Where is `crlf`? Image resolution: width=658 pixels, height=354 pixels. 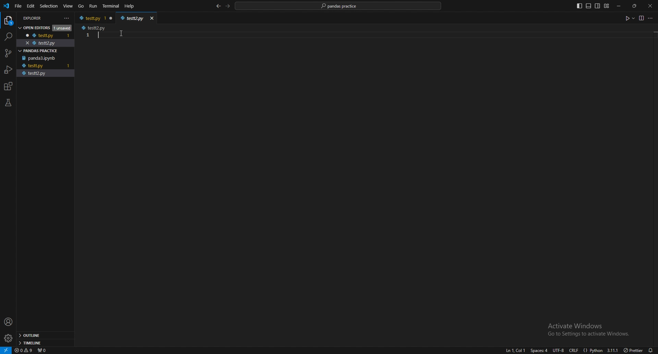 crlf is located at coordinates (574, 350).